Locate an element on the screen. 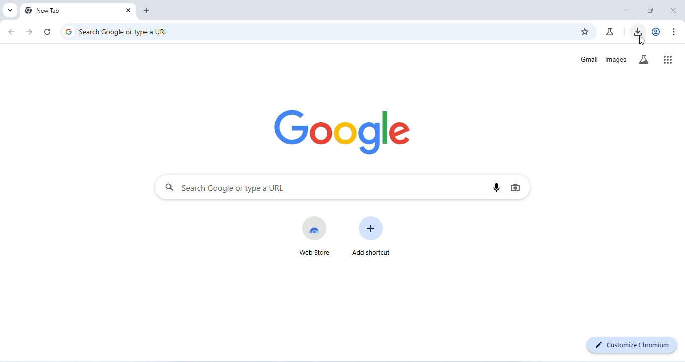 This screenshot has height=362, width=685. gmail is located at coordinates (589, 59).